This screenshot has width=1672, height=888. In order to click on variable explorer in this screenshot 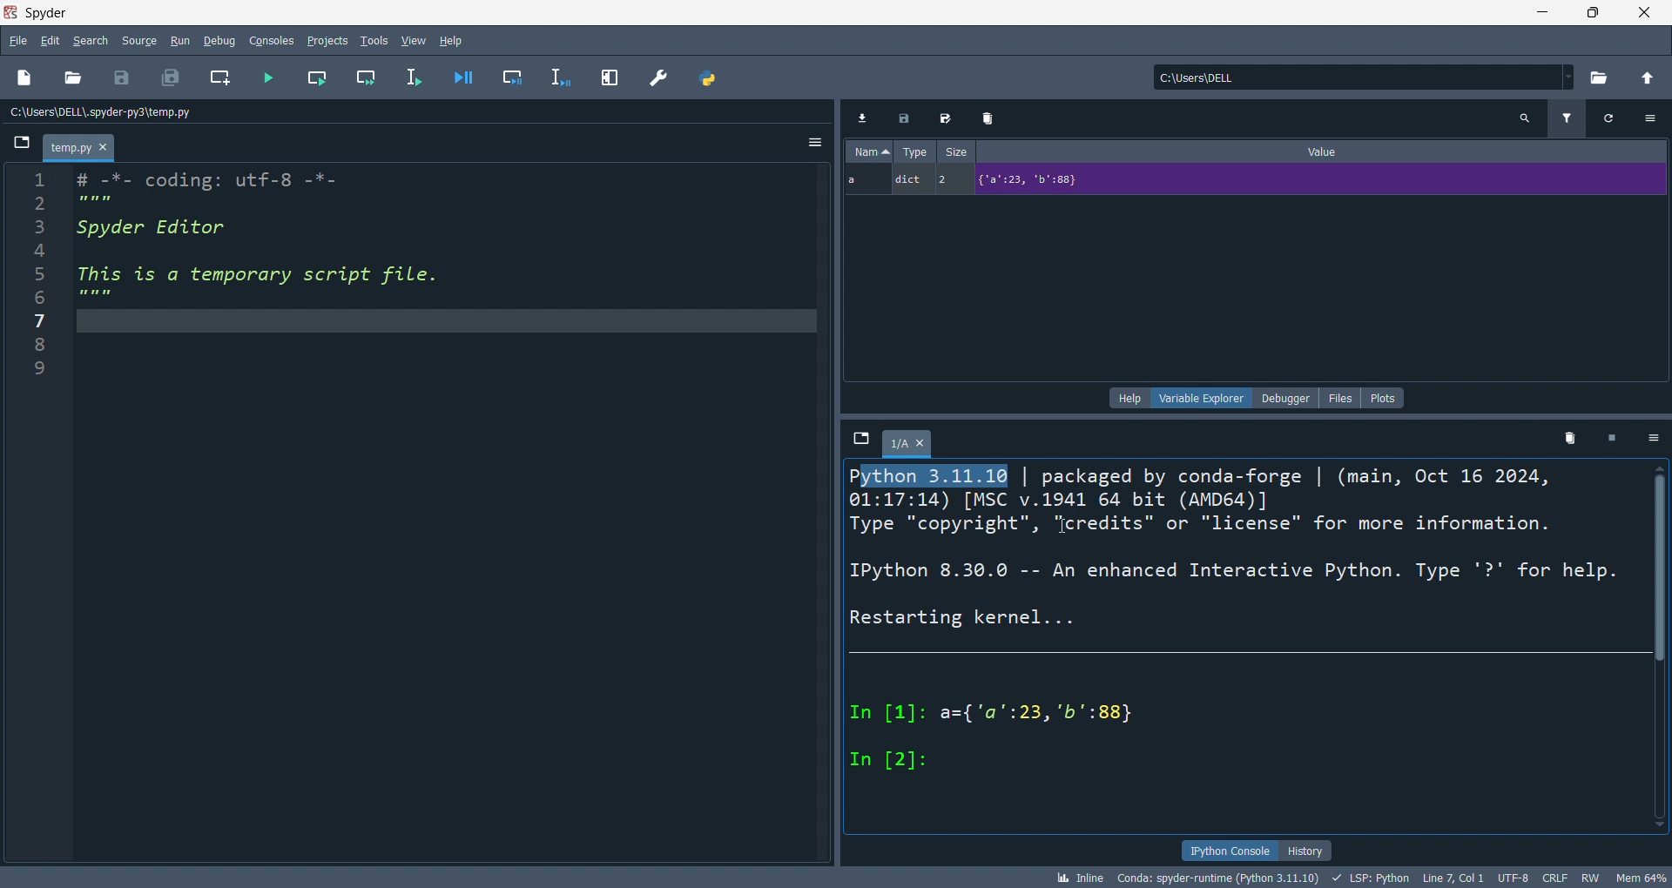, I will do `click(1200, 399)`.